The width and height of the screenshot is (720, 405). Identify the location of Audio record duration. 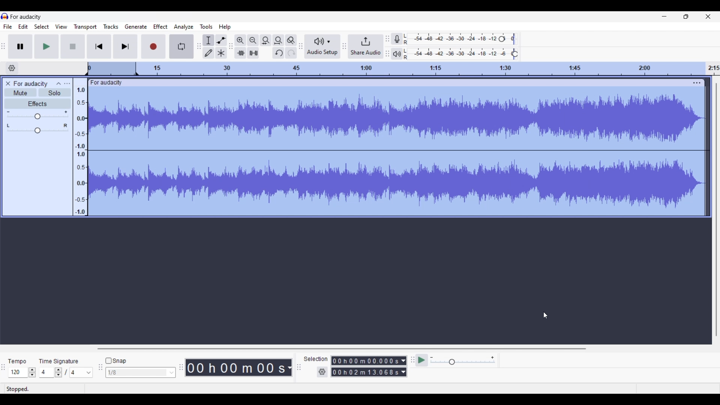
(289, 368).